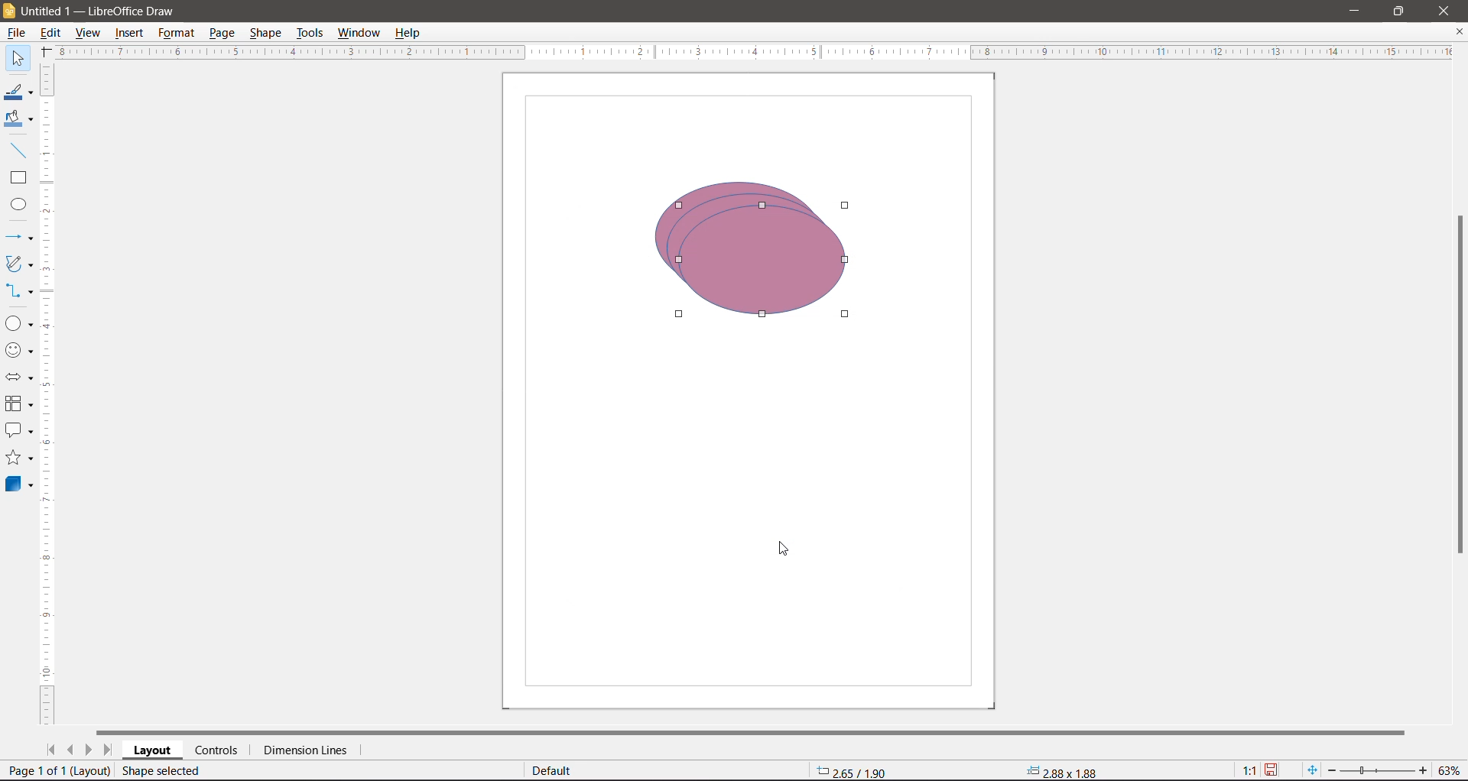  I want to click on current page, so click(58, 769).